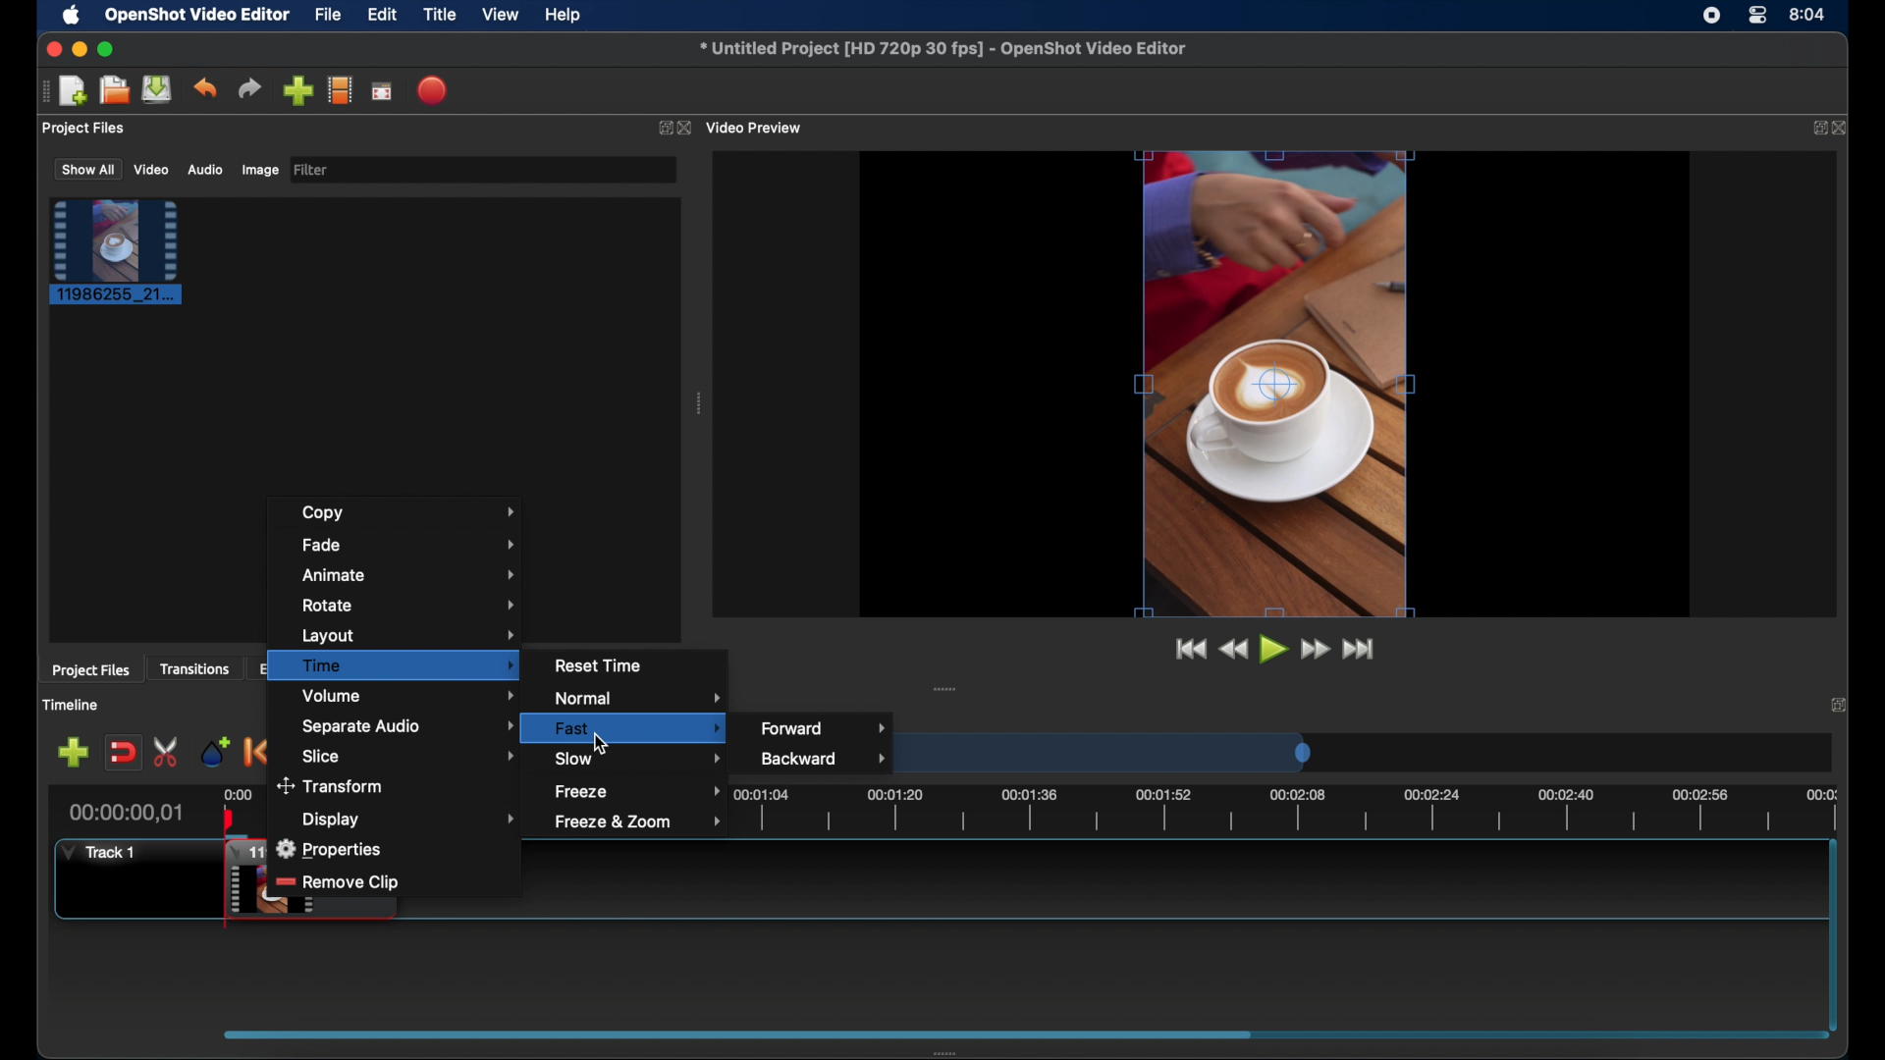 The height and width of the screenshot is (1060, 1885). Describe the element at coordinates (340, 91) in the screenshot. I see `explore profiles` at that location.